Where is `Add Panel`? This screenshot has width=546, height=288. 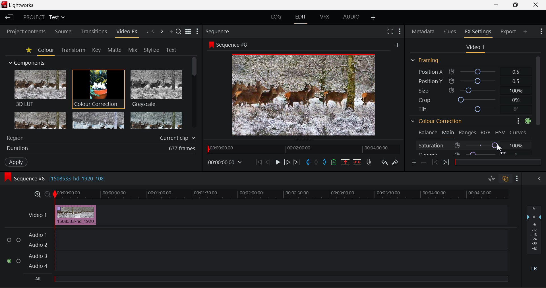
Add Panel is located at coordinates (171, 31).